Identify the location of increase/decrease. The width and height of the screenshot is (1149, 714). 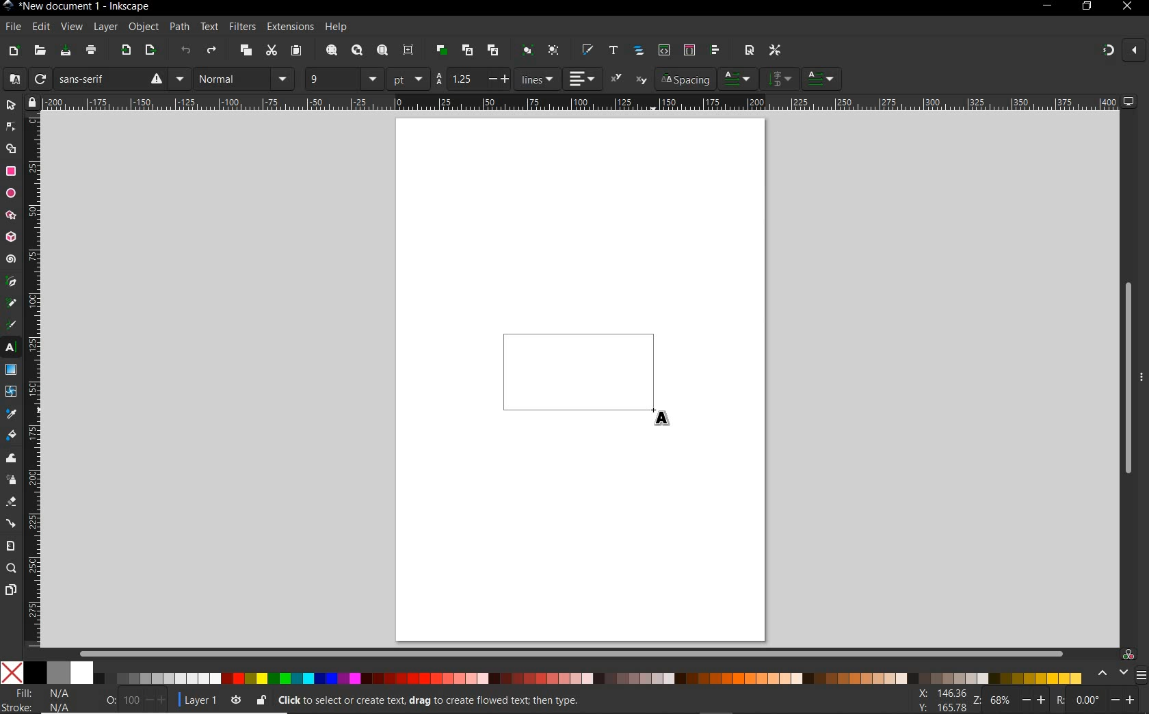
(1124, 698).